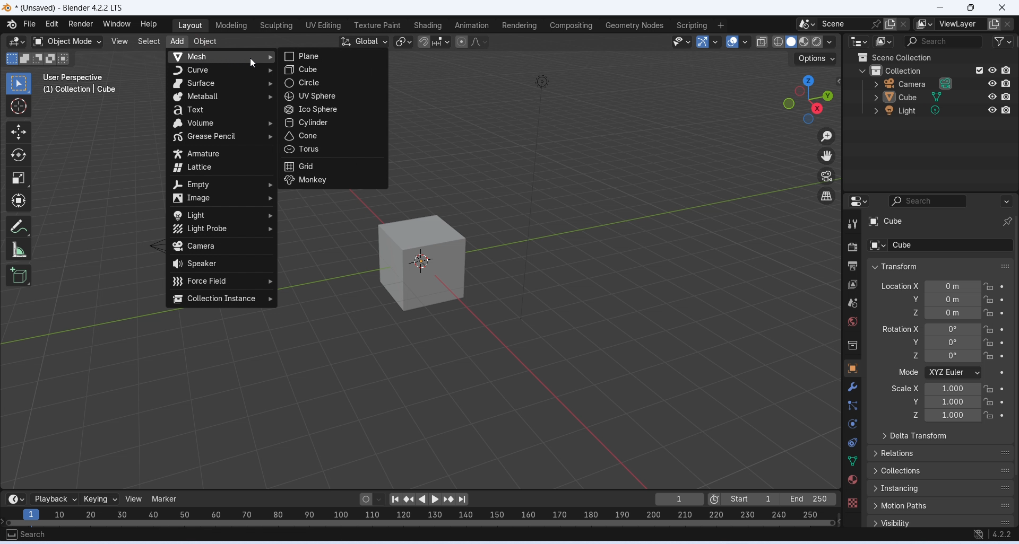  I want to click on force field, so click(223, 280).